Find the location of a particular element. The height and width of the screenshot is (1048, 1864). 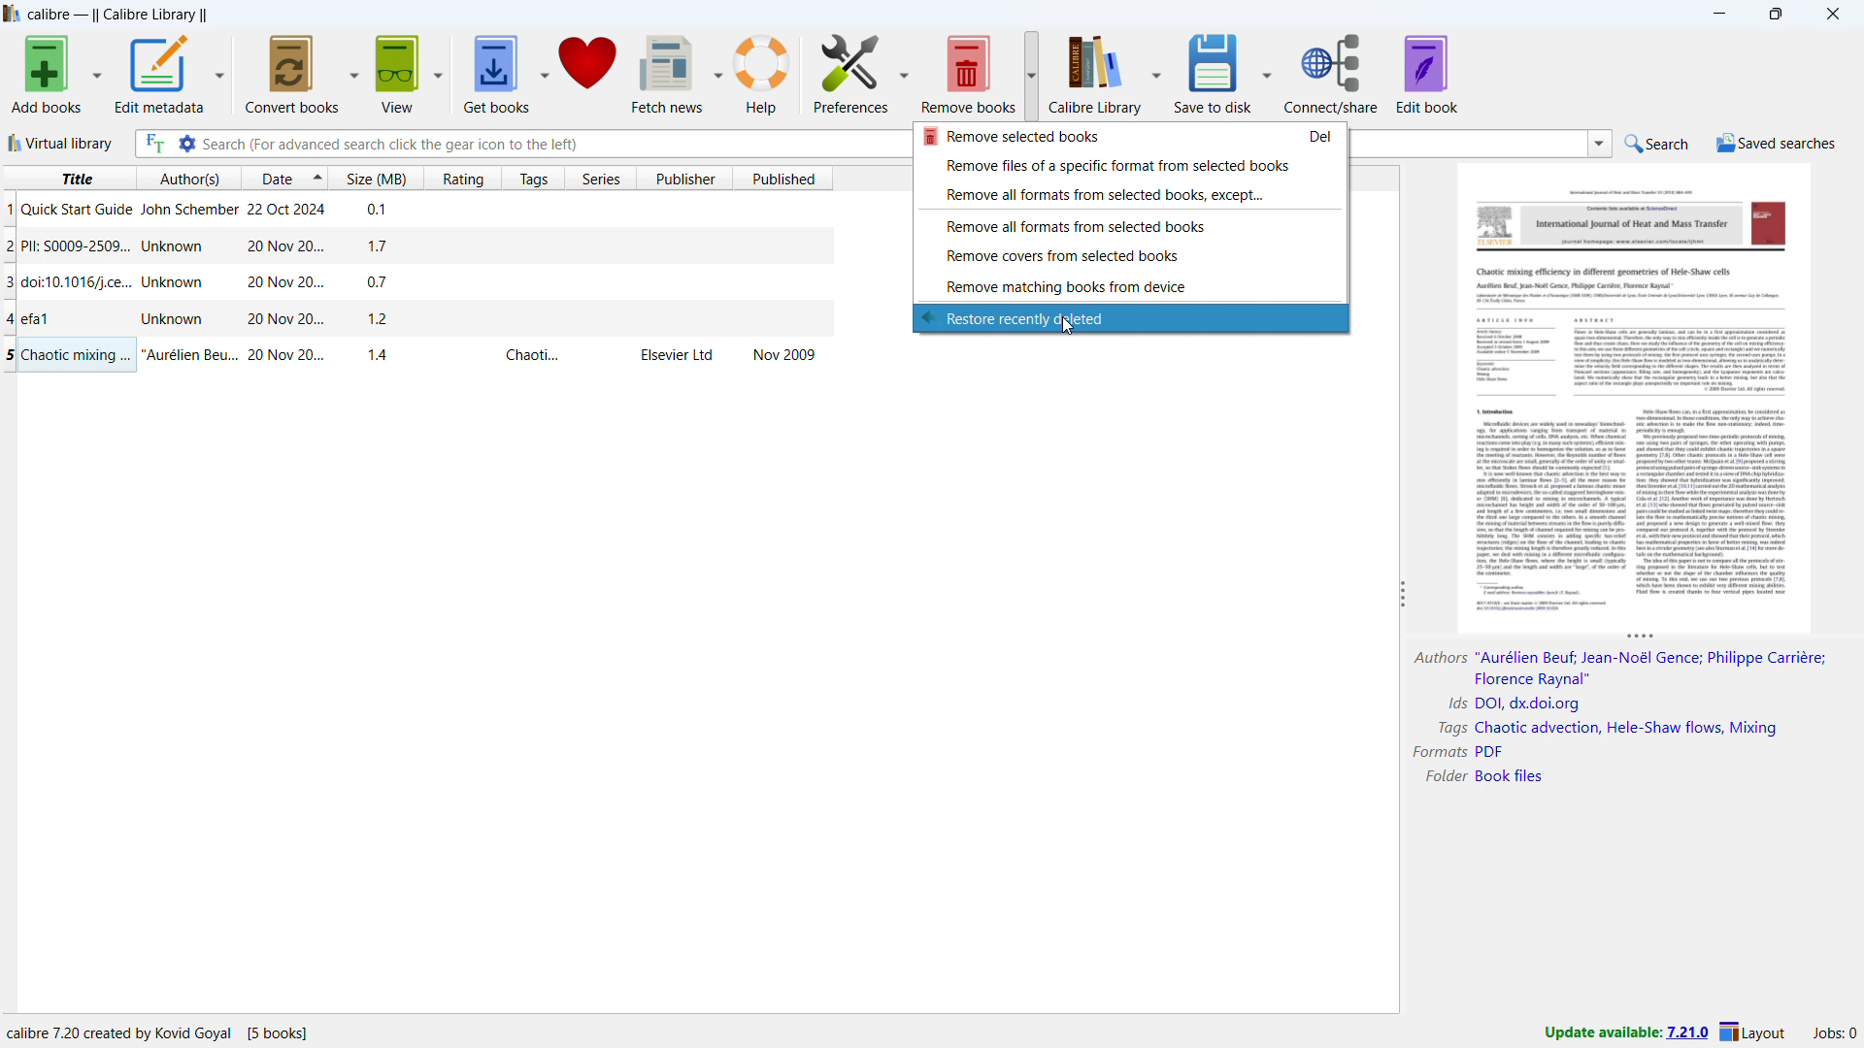

sort by size is located at coordinates (376, 177).